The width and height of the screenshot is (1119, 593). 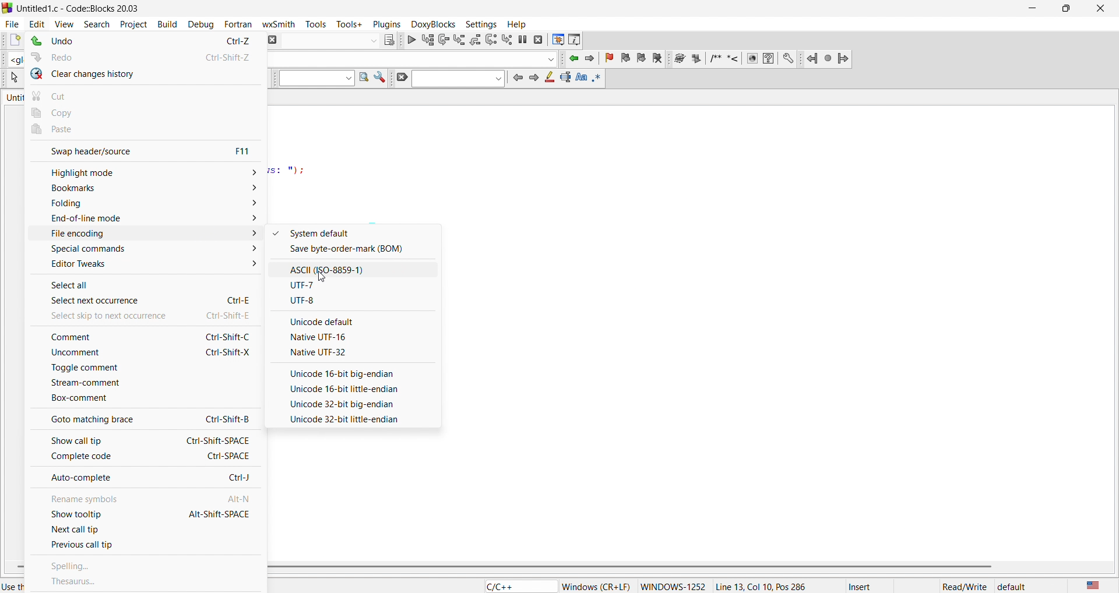 What do you see at coordinates (390, 40) in the screenshot?
I see `show selected target` at bounding box center [390, 40].